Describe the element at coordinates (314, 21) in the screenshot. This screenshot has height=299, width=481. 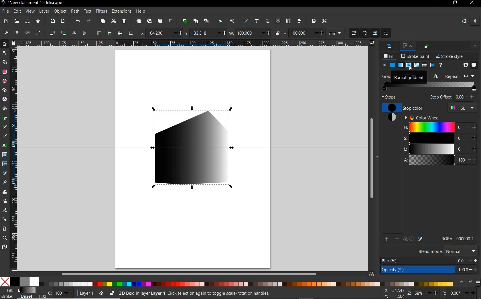
I see `OPEN DOCUMENT PROPERTIES` at that location.